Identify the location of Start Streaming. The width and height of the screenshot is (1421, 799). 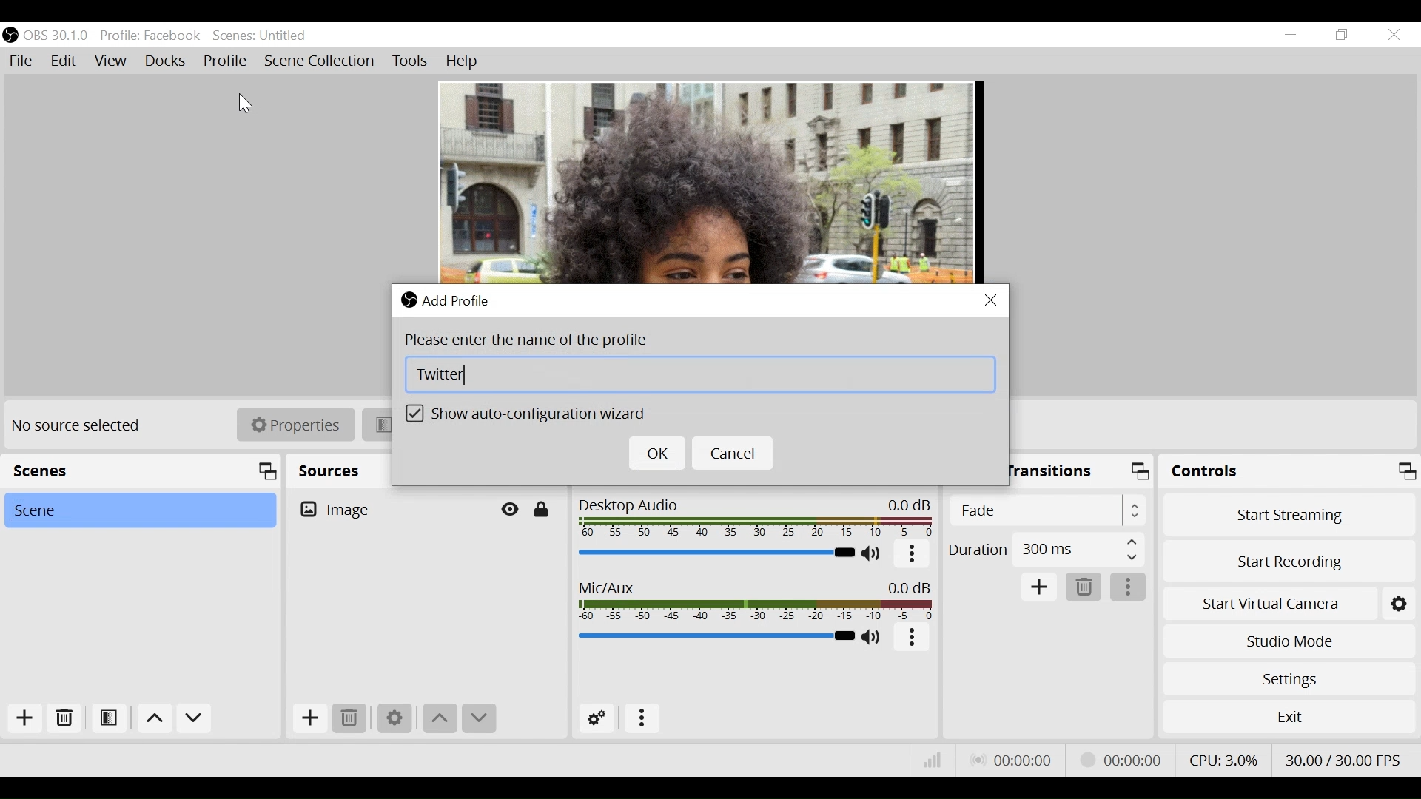
(1289, 513).